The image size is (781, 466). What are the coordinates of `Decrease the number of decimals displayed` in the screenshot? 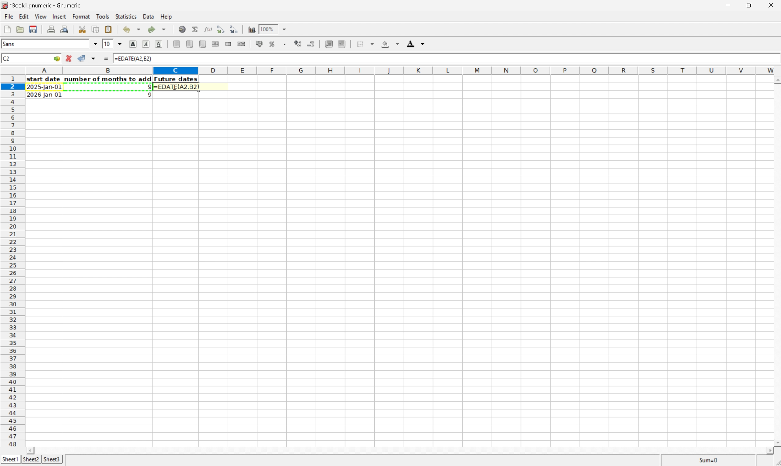 It's located at (311, 43).